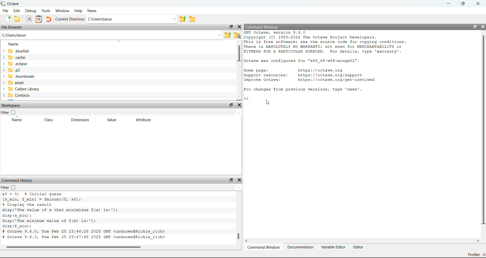 The width and height of the screenshot is (486, 258). What do you see at coordinates (264, 247) in the screenshot?
I see `Camera Window` at bounding box center [264, 247].